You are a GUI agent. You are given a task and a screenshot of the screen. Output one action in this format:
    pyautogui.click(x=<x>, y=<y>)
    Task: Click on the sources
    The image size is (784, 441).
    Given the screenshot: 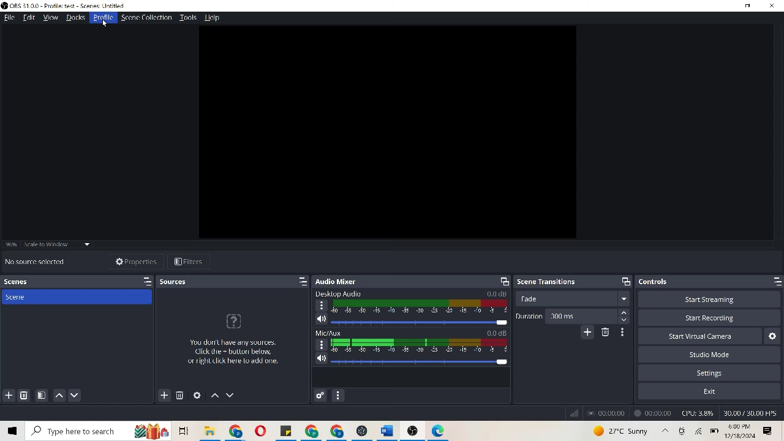 What is the action you would take?
    pyautogui.click(x=176, y=284)
    